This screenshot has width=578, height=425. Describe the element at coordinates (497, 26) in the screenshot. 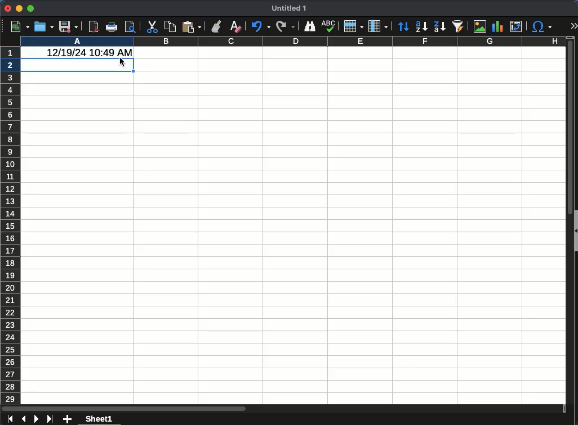

I see `chart` at that location.